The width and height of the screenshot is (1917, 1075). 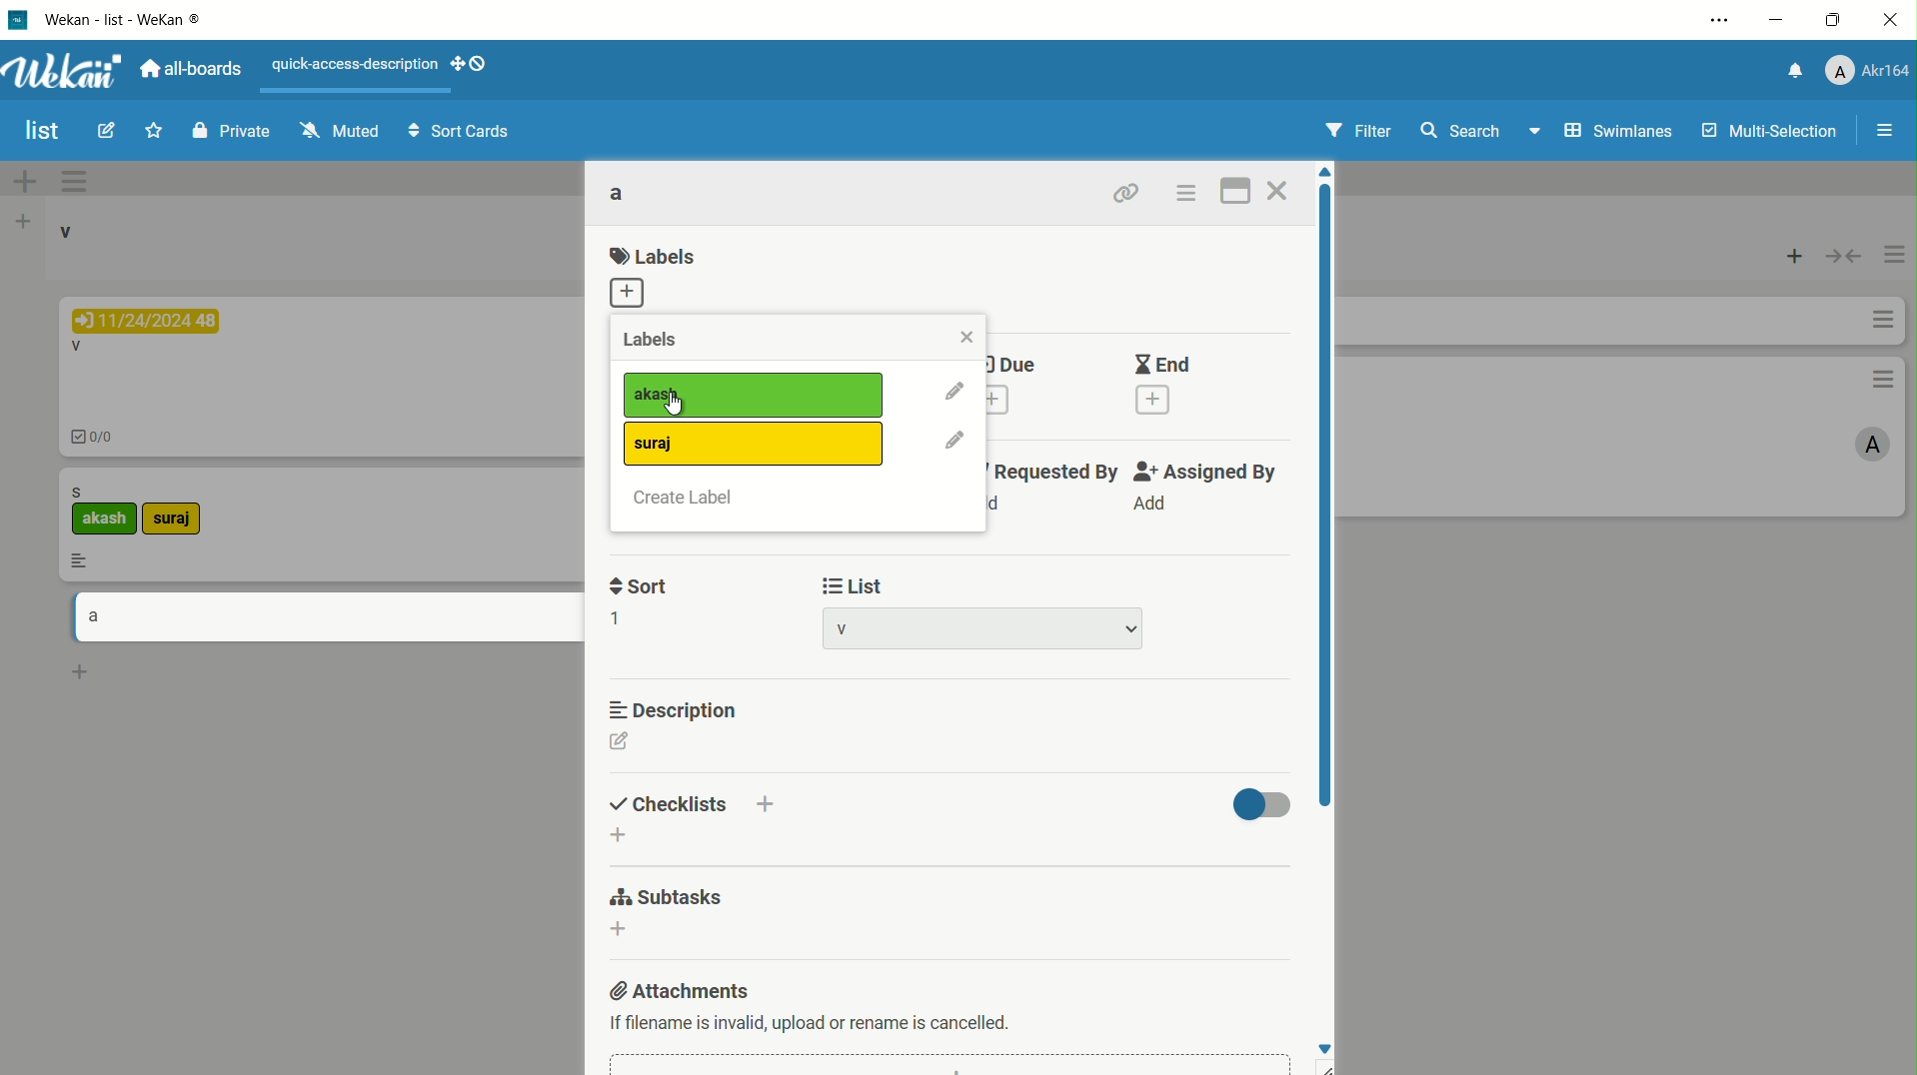 I want to click on copy link to clipboard, so click(x=1122, y=193).